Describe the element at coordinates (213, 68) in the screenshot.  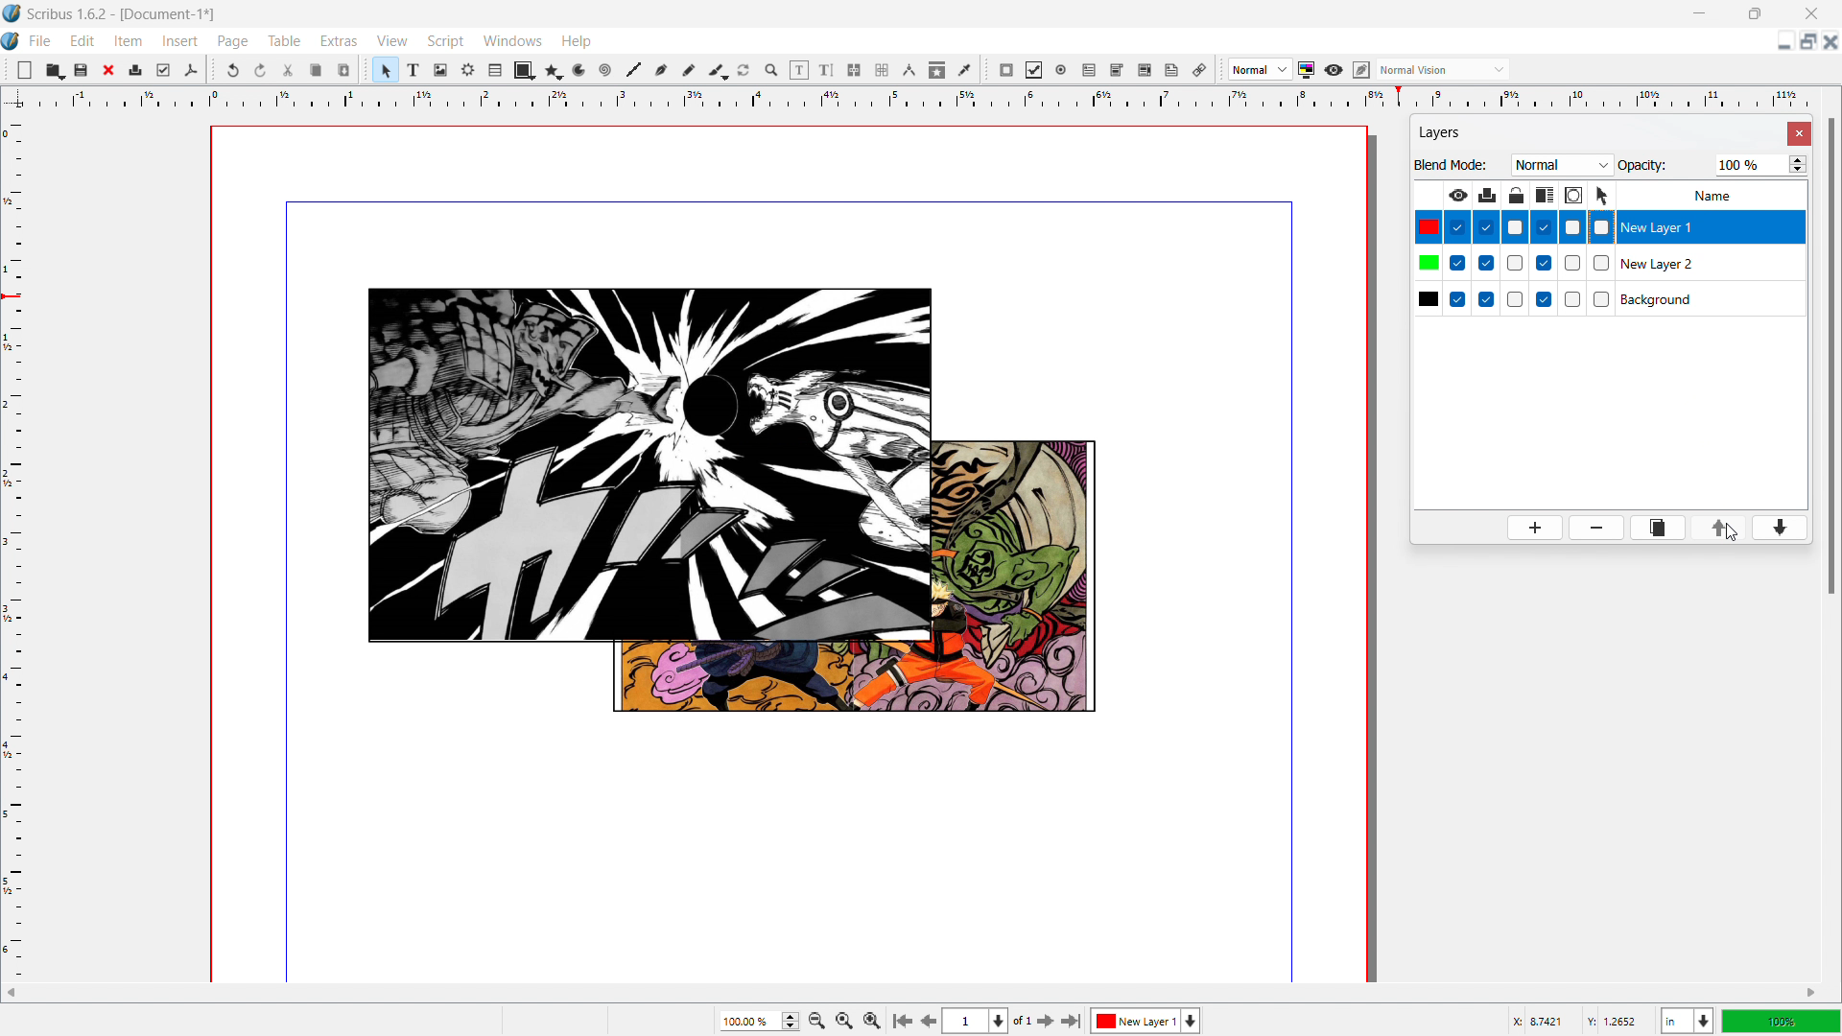
I see `move toolbox` at that location.